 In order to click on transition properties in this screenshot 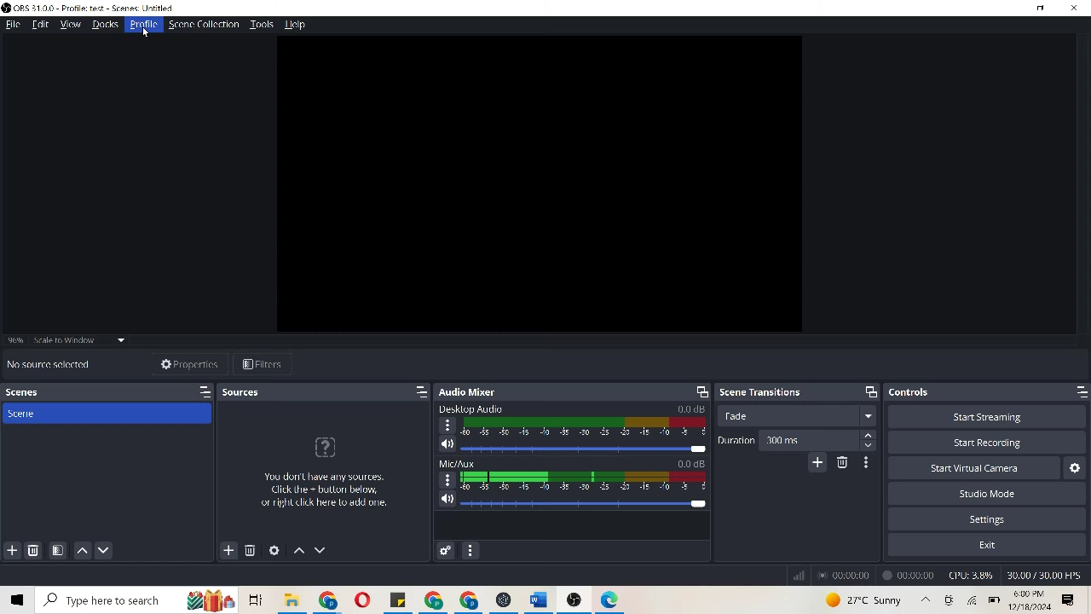, I will do `click(863, 462)`.